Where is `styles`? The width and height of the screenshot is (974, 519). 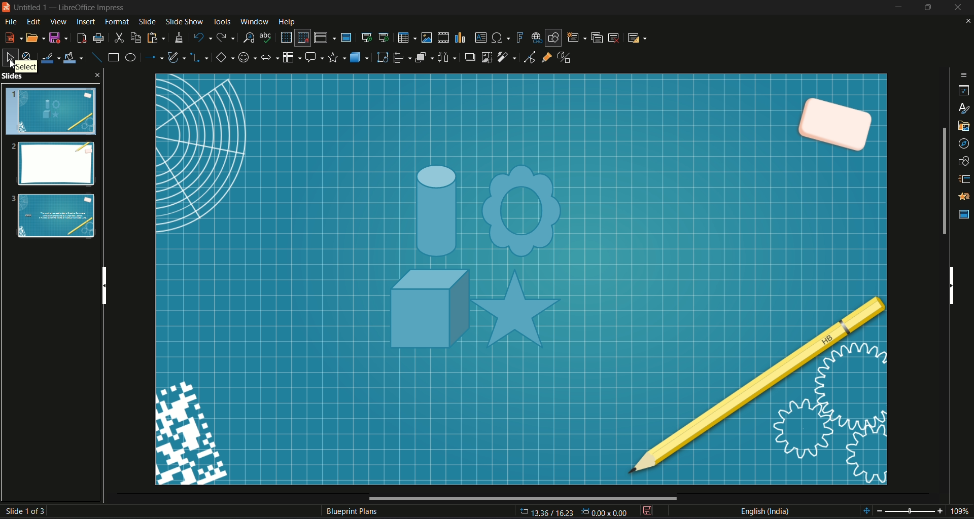
styles is located at coordinates (965, 109).